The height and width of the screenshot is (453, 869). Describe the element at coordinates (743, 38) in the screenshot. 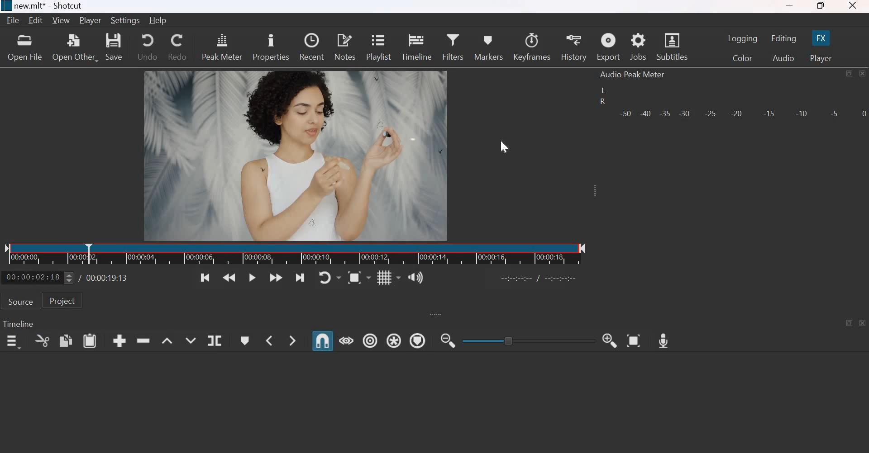

I see `Logging` at that location.